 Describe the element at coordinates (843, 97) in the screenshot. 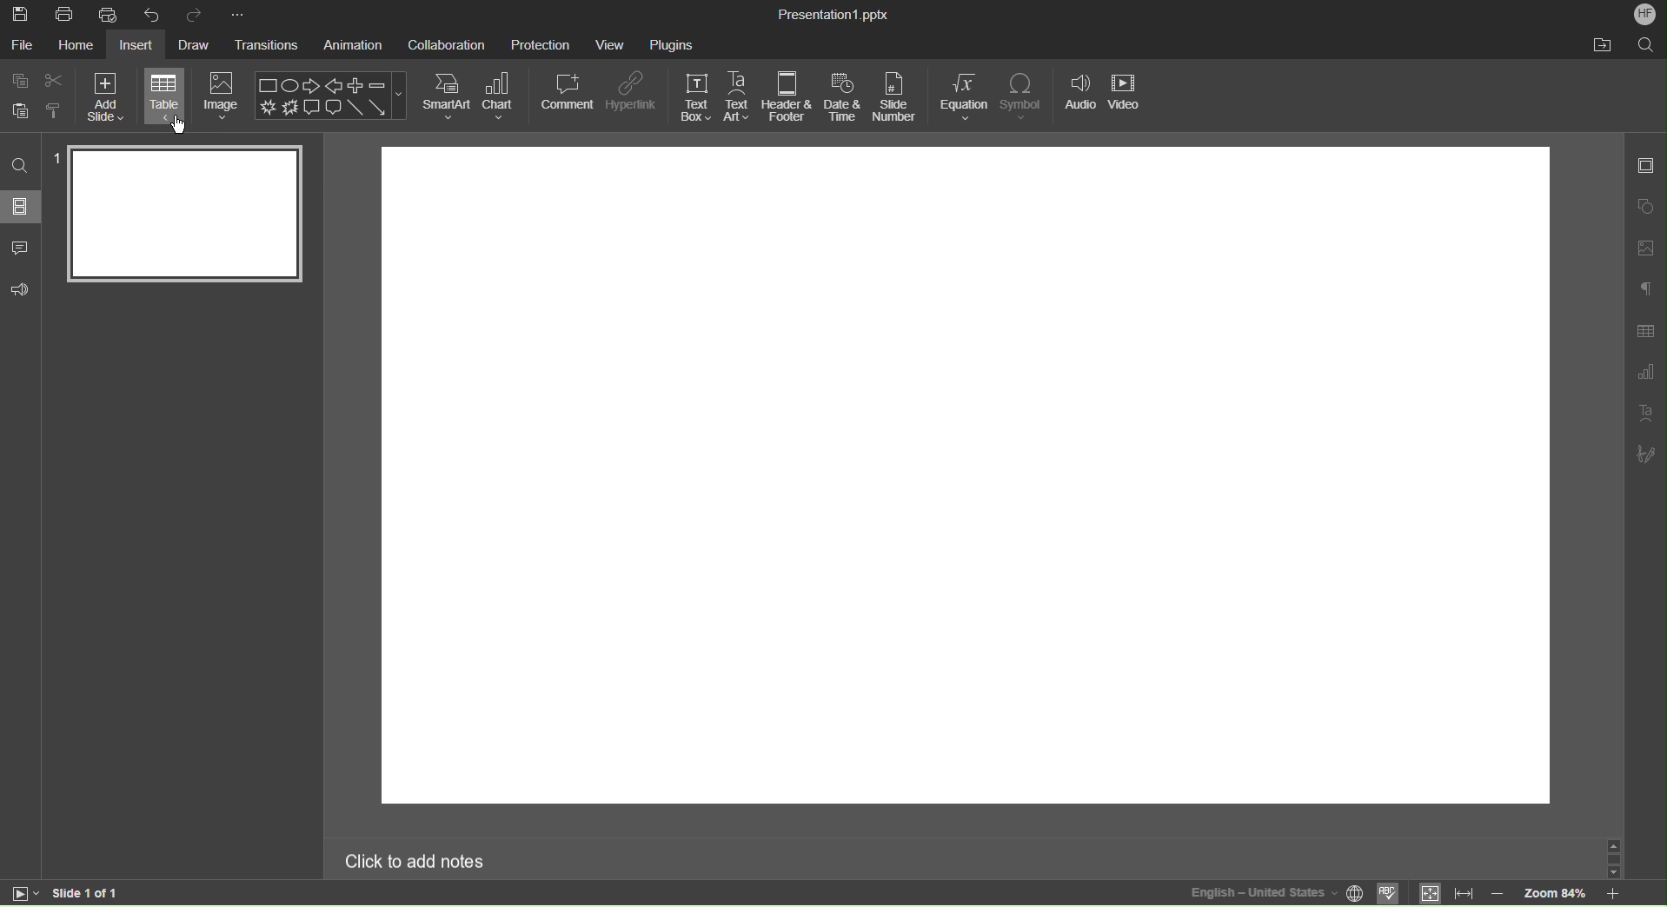

I see `Date & Time` at that location.